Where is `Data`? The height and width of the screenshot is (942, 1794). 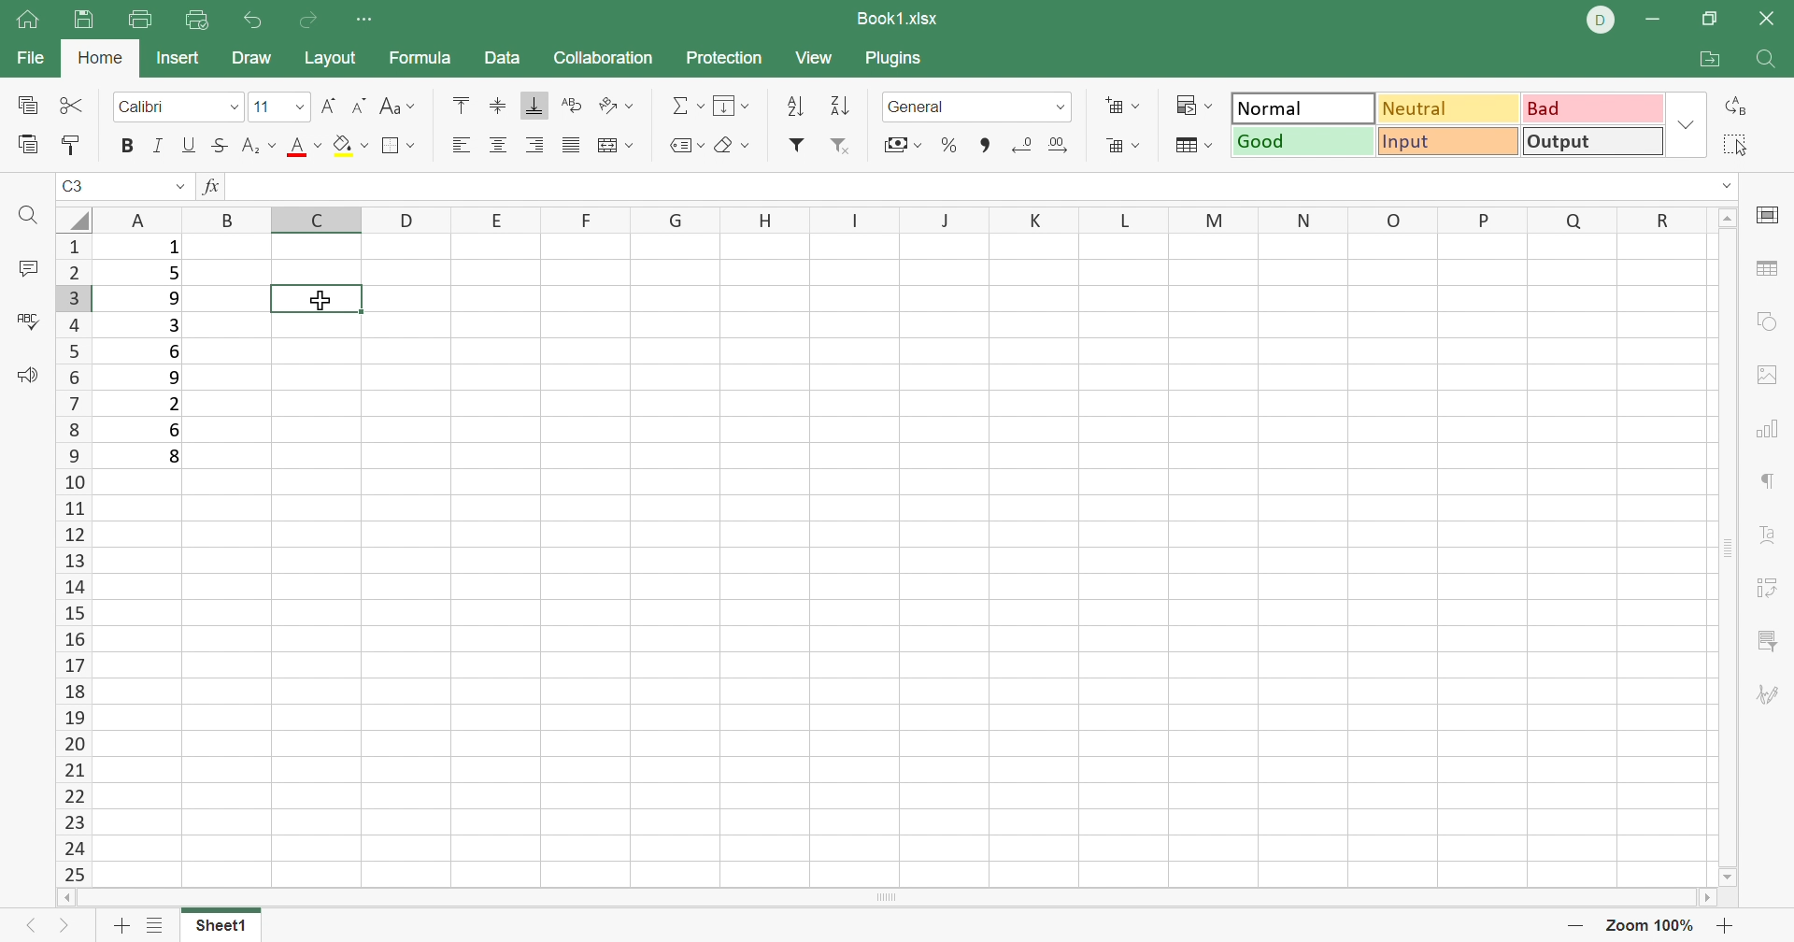
Data is located at coordinates (502, 54).